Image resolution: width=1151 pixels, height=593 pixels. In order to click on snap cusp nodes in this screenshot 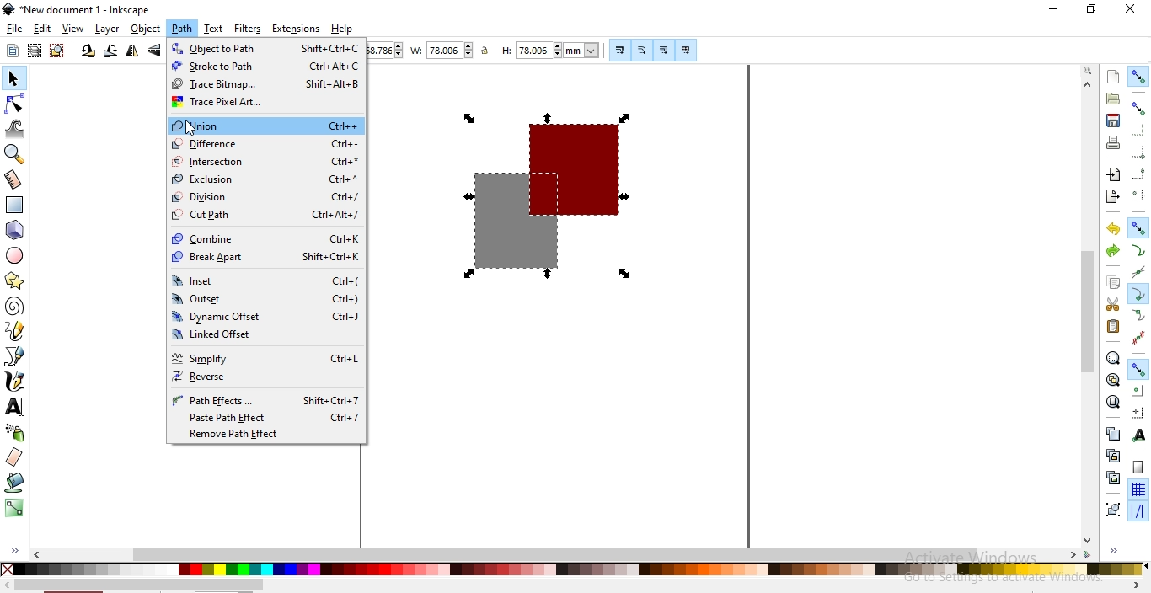, I will do `click(1139, 294)`.